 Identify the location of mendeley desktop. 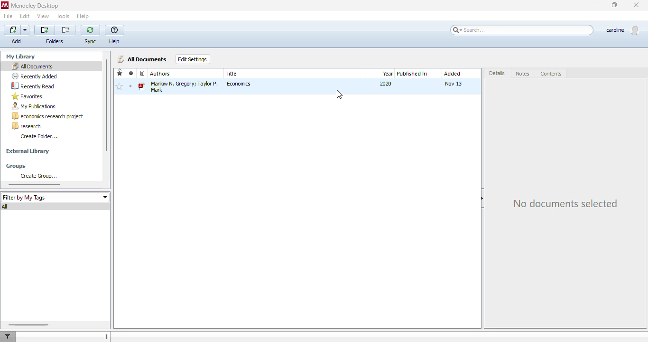
(35, 6).